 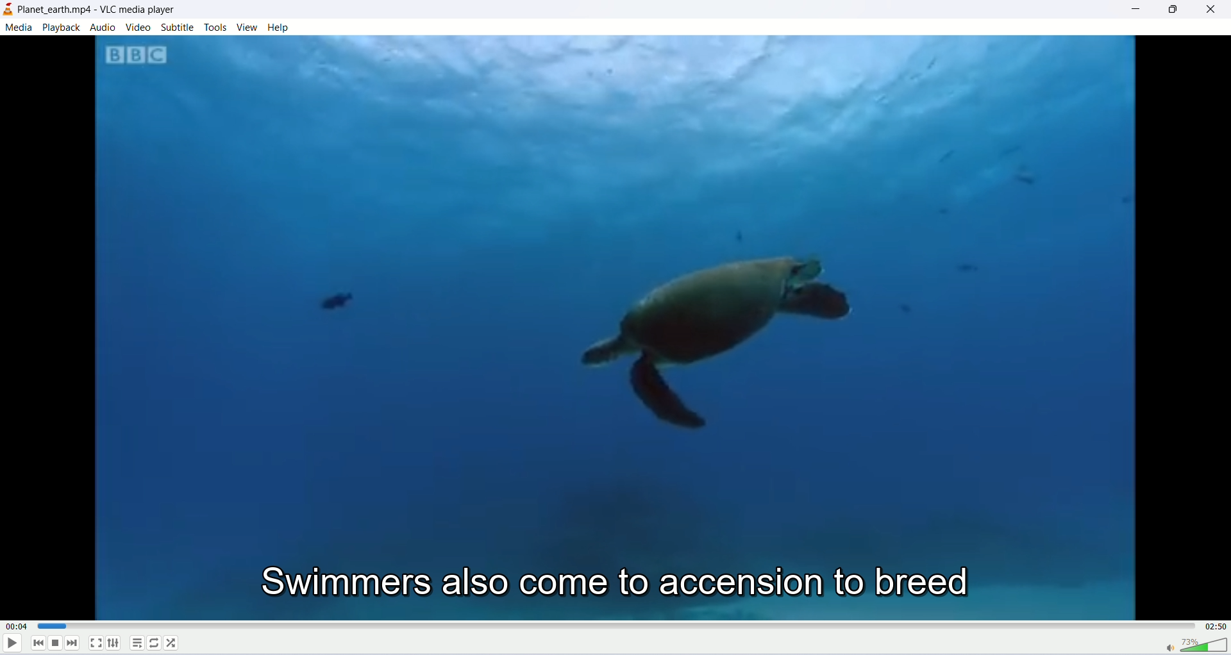 I want to click on playlist, so click(x=138, y=644).